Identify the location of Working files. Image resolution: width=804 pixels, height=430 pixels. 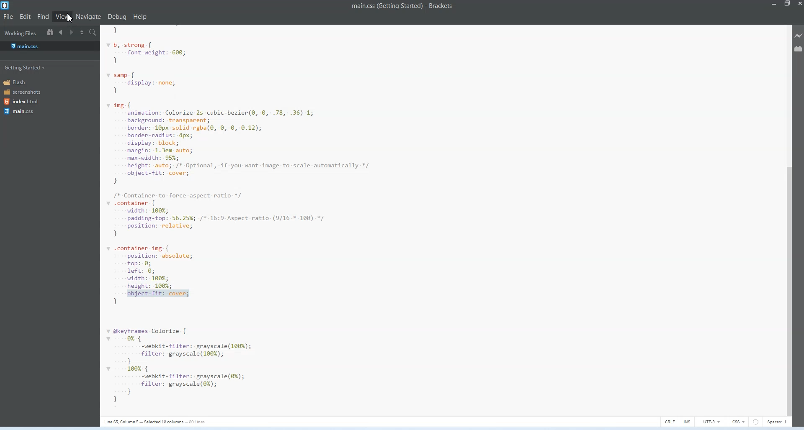
(21, 33).